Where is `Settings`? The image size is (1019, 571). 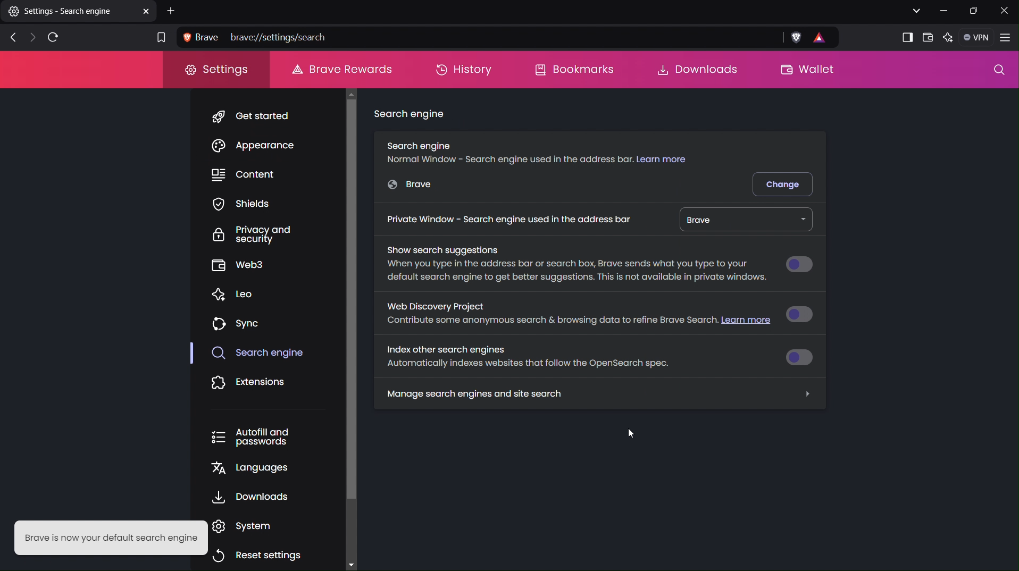 Settings is located at coordinates (215, 70).